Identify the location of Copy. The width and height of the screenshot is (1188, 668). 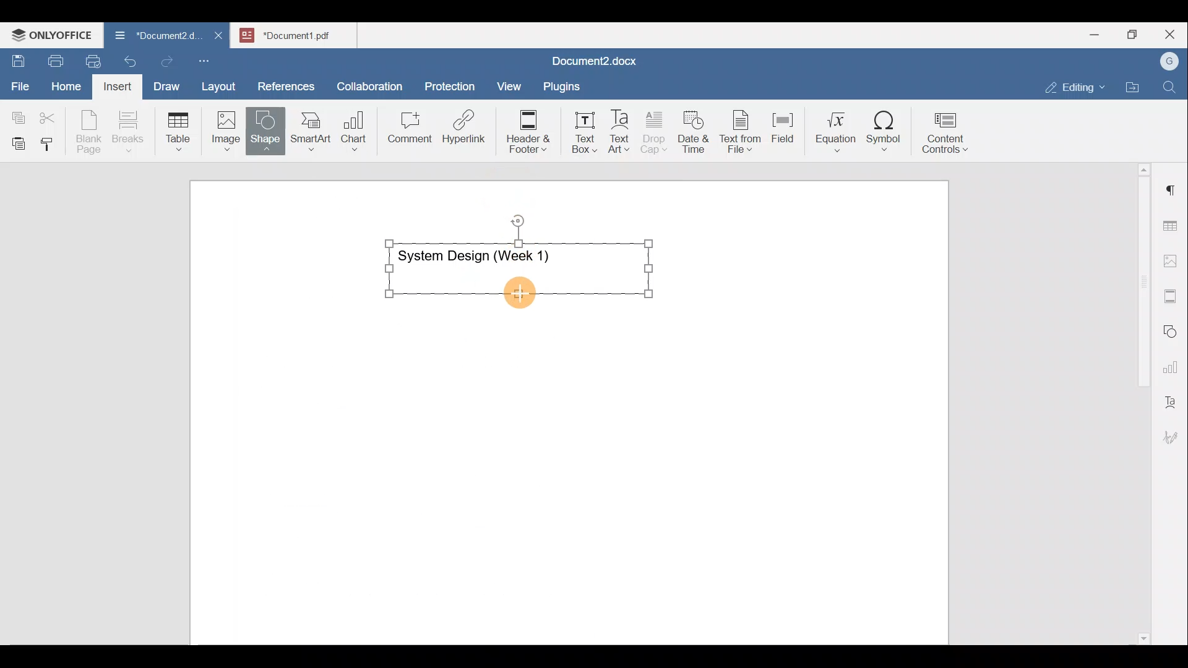
(16, 114).